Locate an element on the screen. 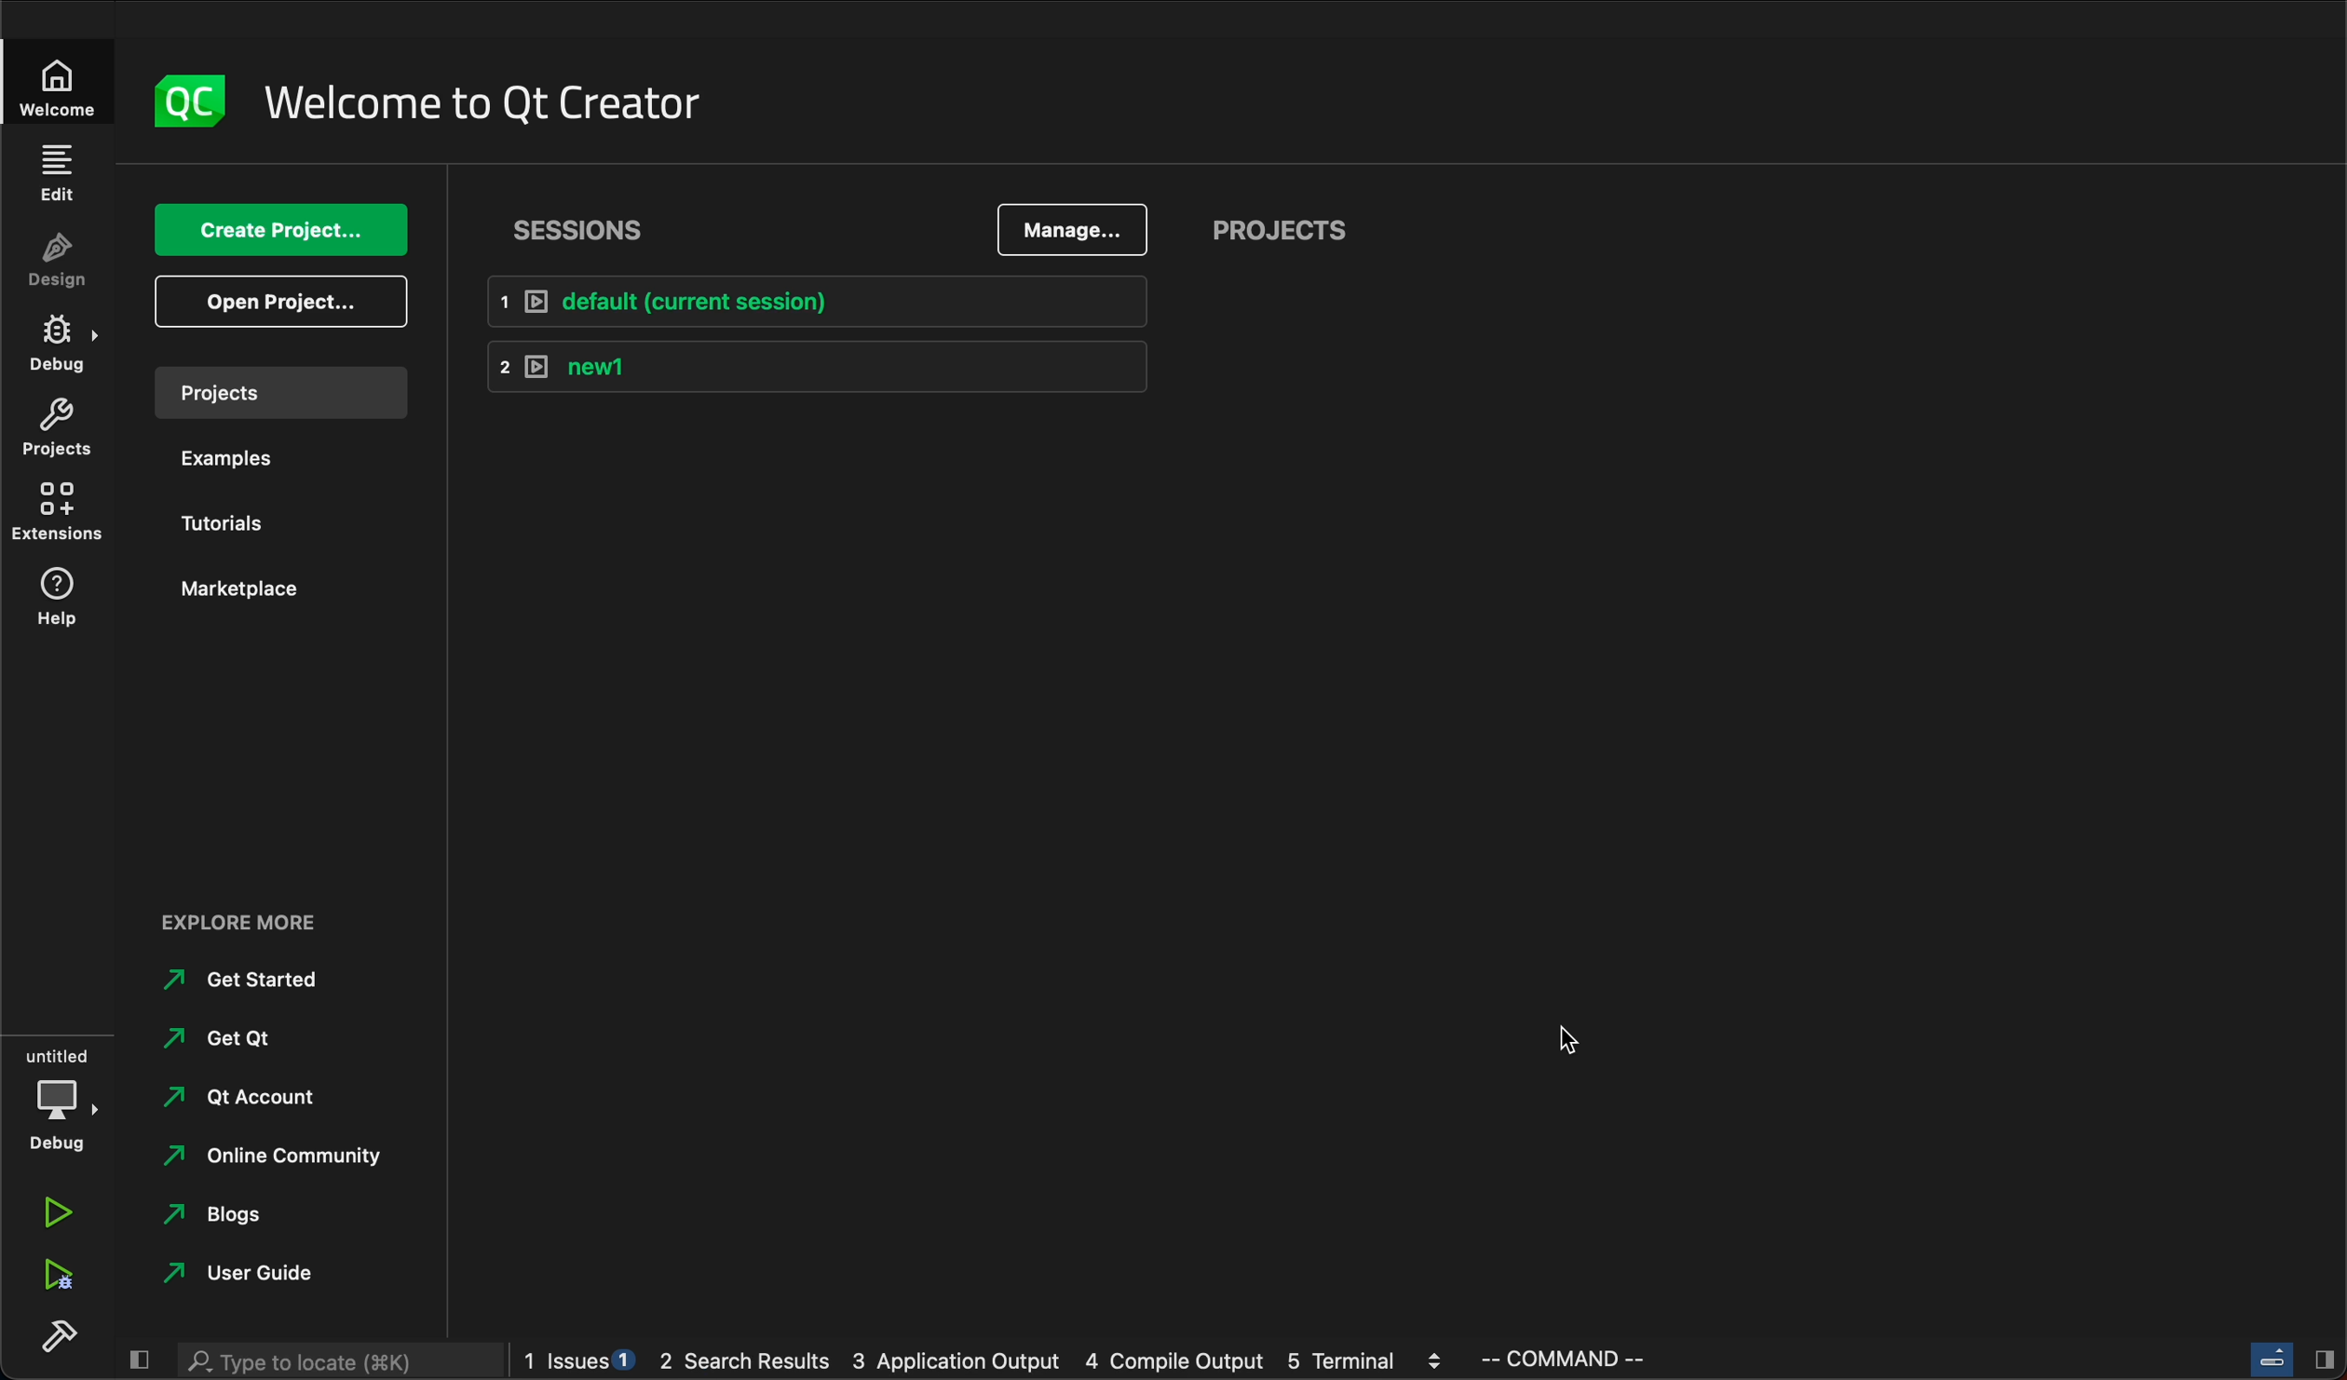 This screenshot has height=1380, width=2347. blogs is located at coordinates (241, 1219).